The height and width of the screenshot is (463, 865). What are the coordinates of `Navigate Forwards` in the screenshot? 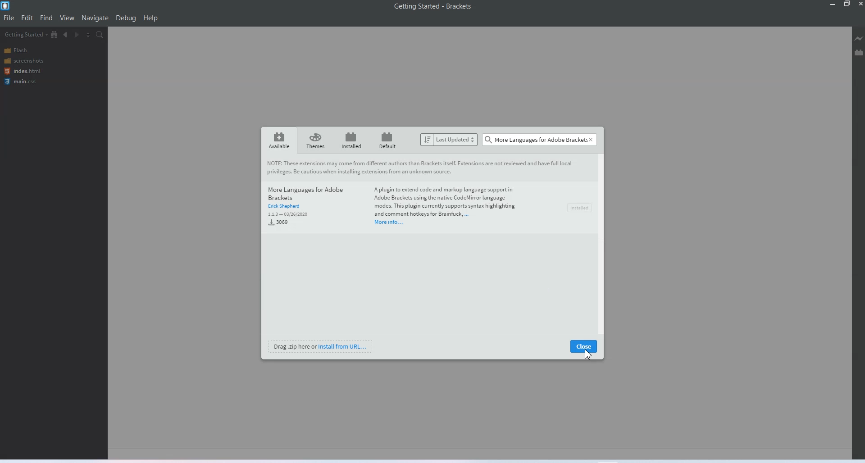 It's located at (77, 35).